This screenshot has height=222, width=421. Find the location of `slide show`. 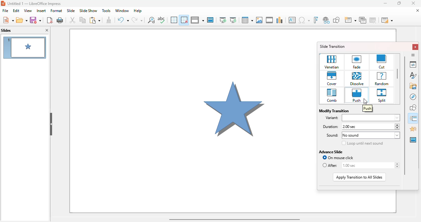

slide show is located at coordinates (88, 10).